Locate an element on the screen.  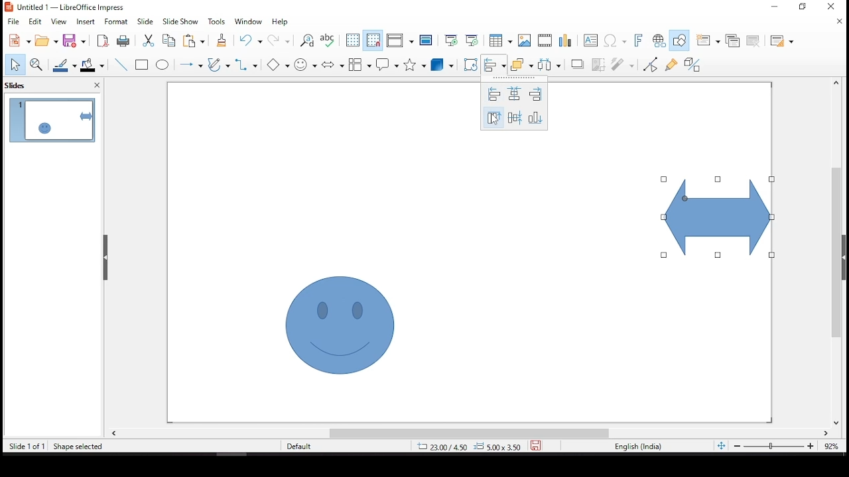
lines and arrows is located at coordinates (190, 64).